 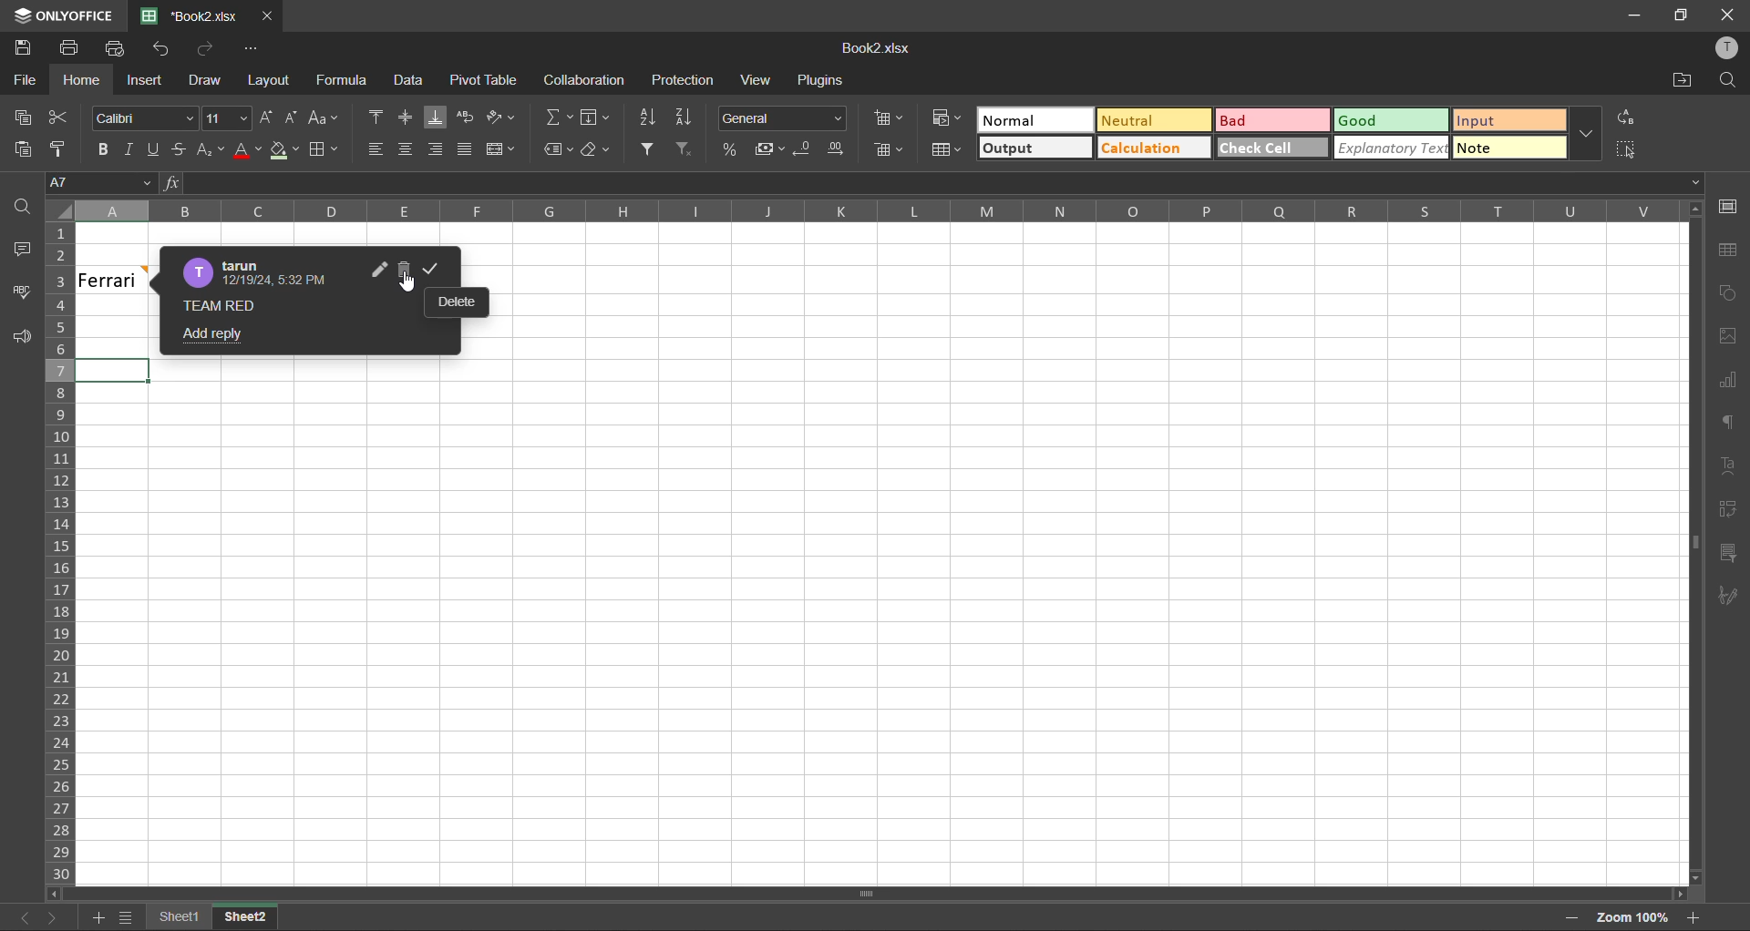 I want to click on table, so click(x=1729, y=251).